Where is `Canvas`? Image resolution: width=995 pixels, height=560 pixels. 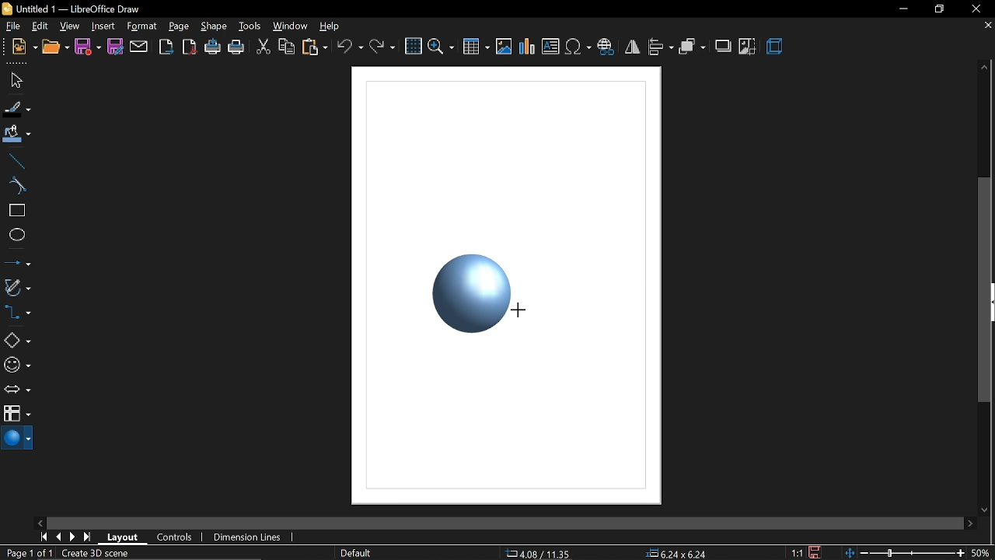 Canvas is located at coordinates (504, 437).